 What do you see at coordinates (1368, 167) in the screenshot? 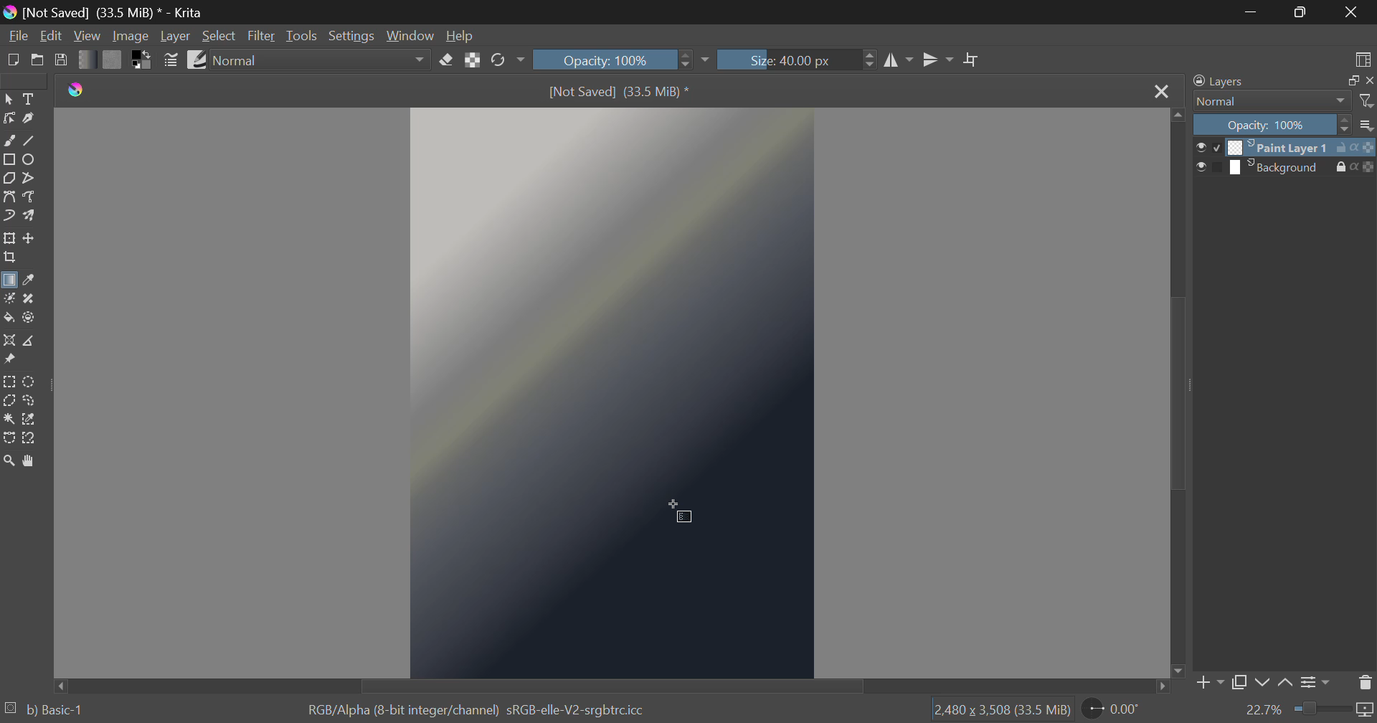
I see `icon` at bounding box center [1368, 167].